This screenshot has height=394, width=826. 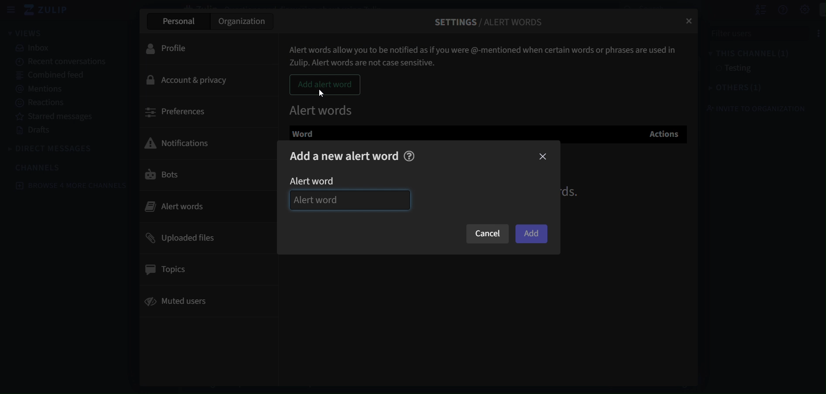 I want to click on reactions, so click(x=41, y=102).